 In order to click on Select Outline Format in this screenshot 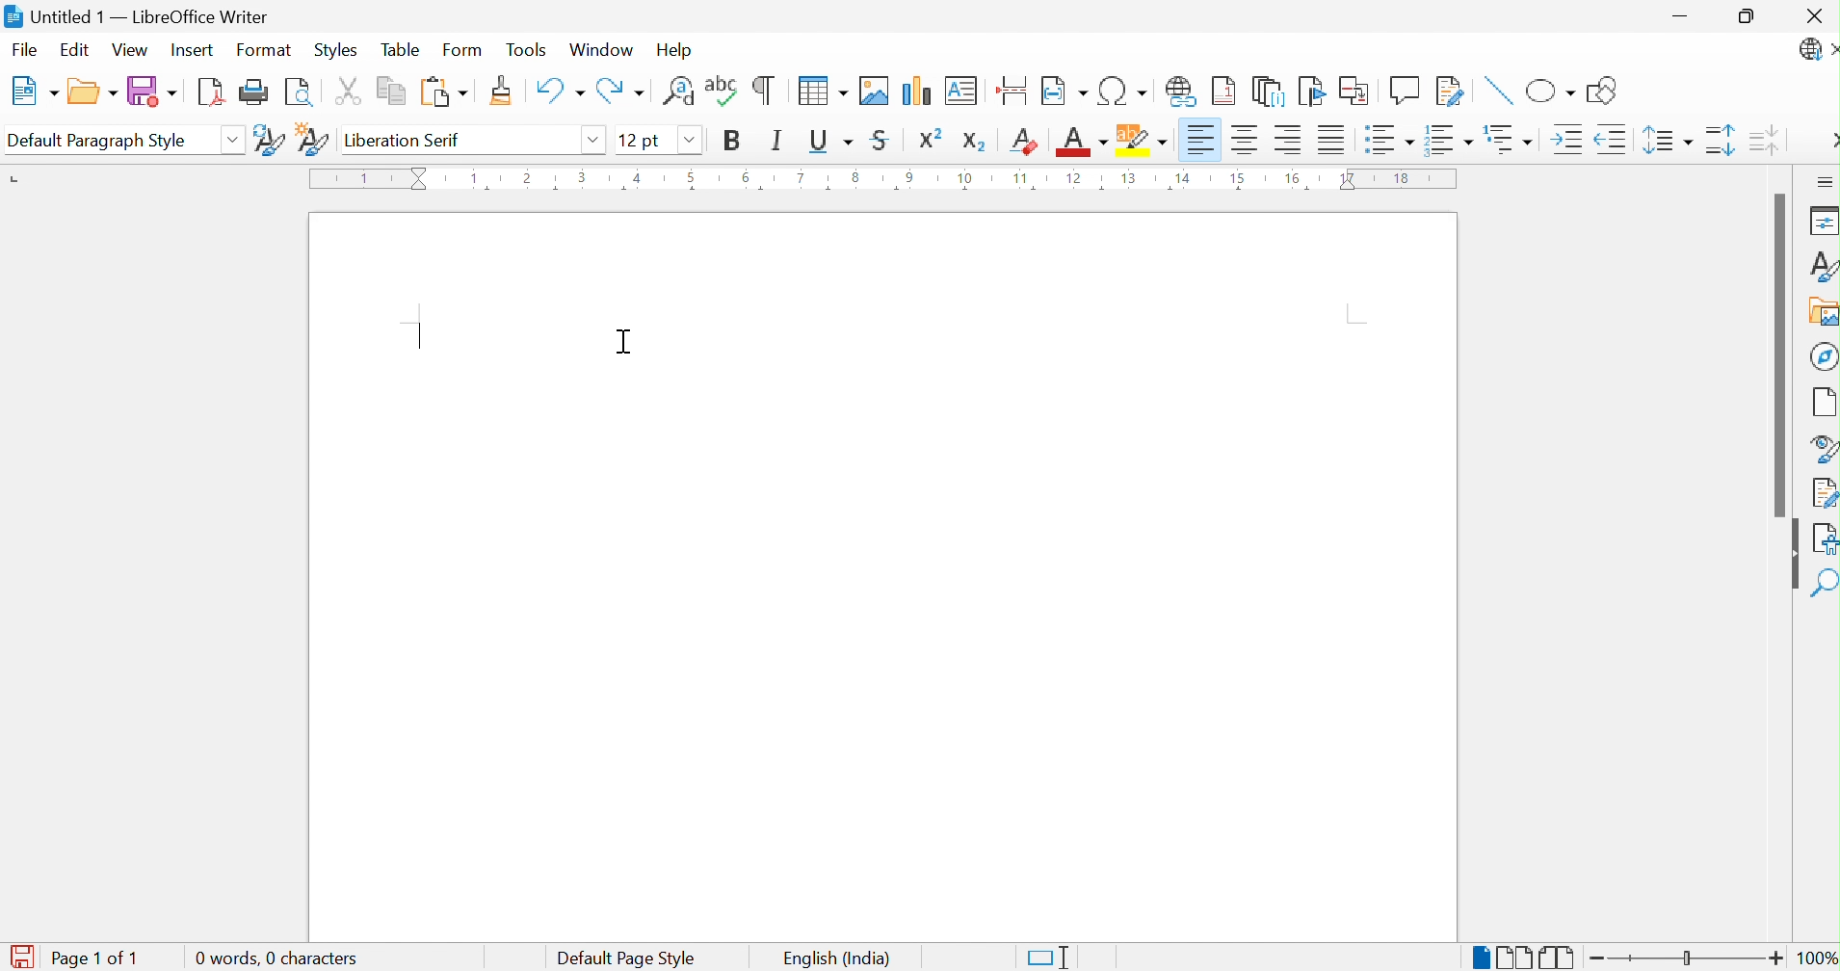, I will do `click(1507, 140)`.